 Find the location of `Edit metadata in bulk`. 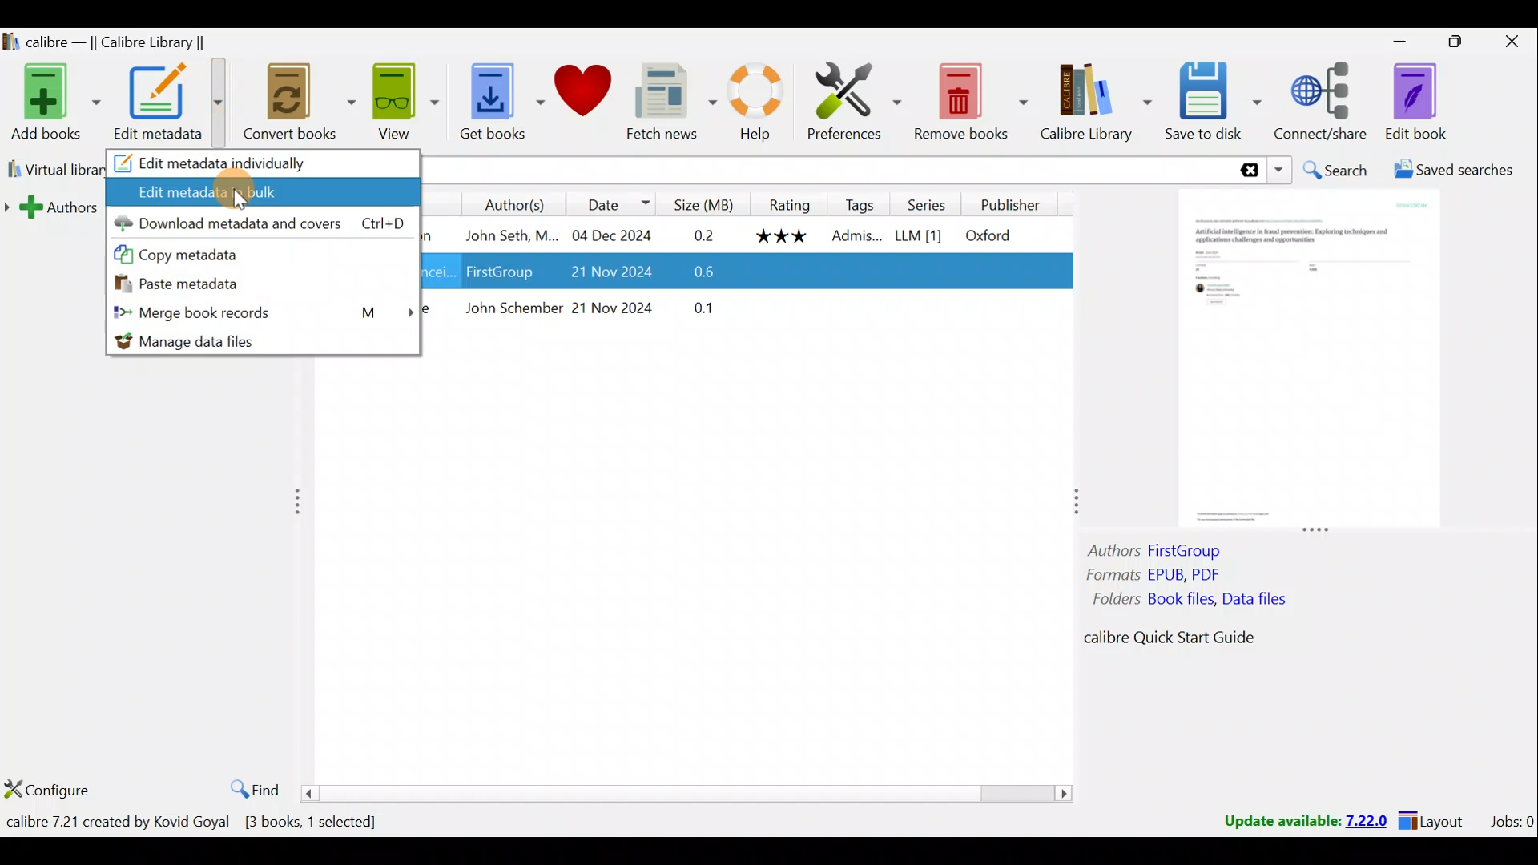

Edit metadata in bulk is located at coordinates (264, 191).